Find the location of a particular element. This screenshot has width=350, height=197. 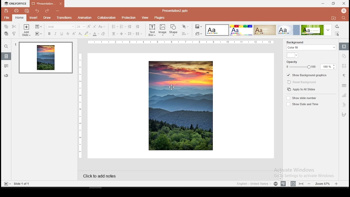

select all is located at coordinates (337, 34).